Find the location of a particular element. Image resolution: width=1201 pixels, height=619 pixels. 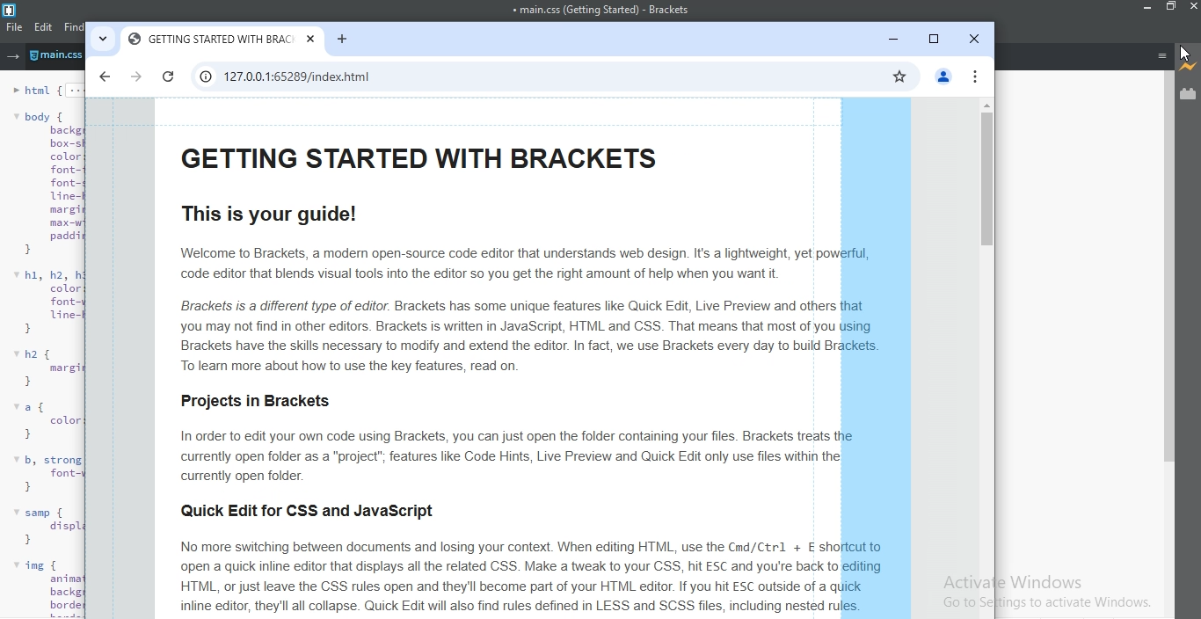

options is located at coordinates (977, 77).